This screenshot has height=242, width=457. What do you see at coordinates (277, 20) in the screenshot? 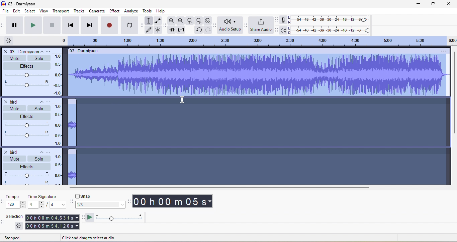
I see `audacity recording meter toolbar` at bounding box center [277, 20].